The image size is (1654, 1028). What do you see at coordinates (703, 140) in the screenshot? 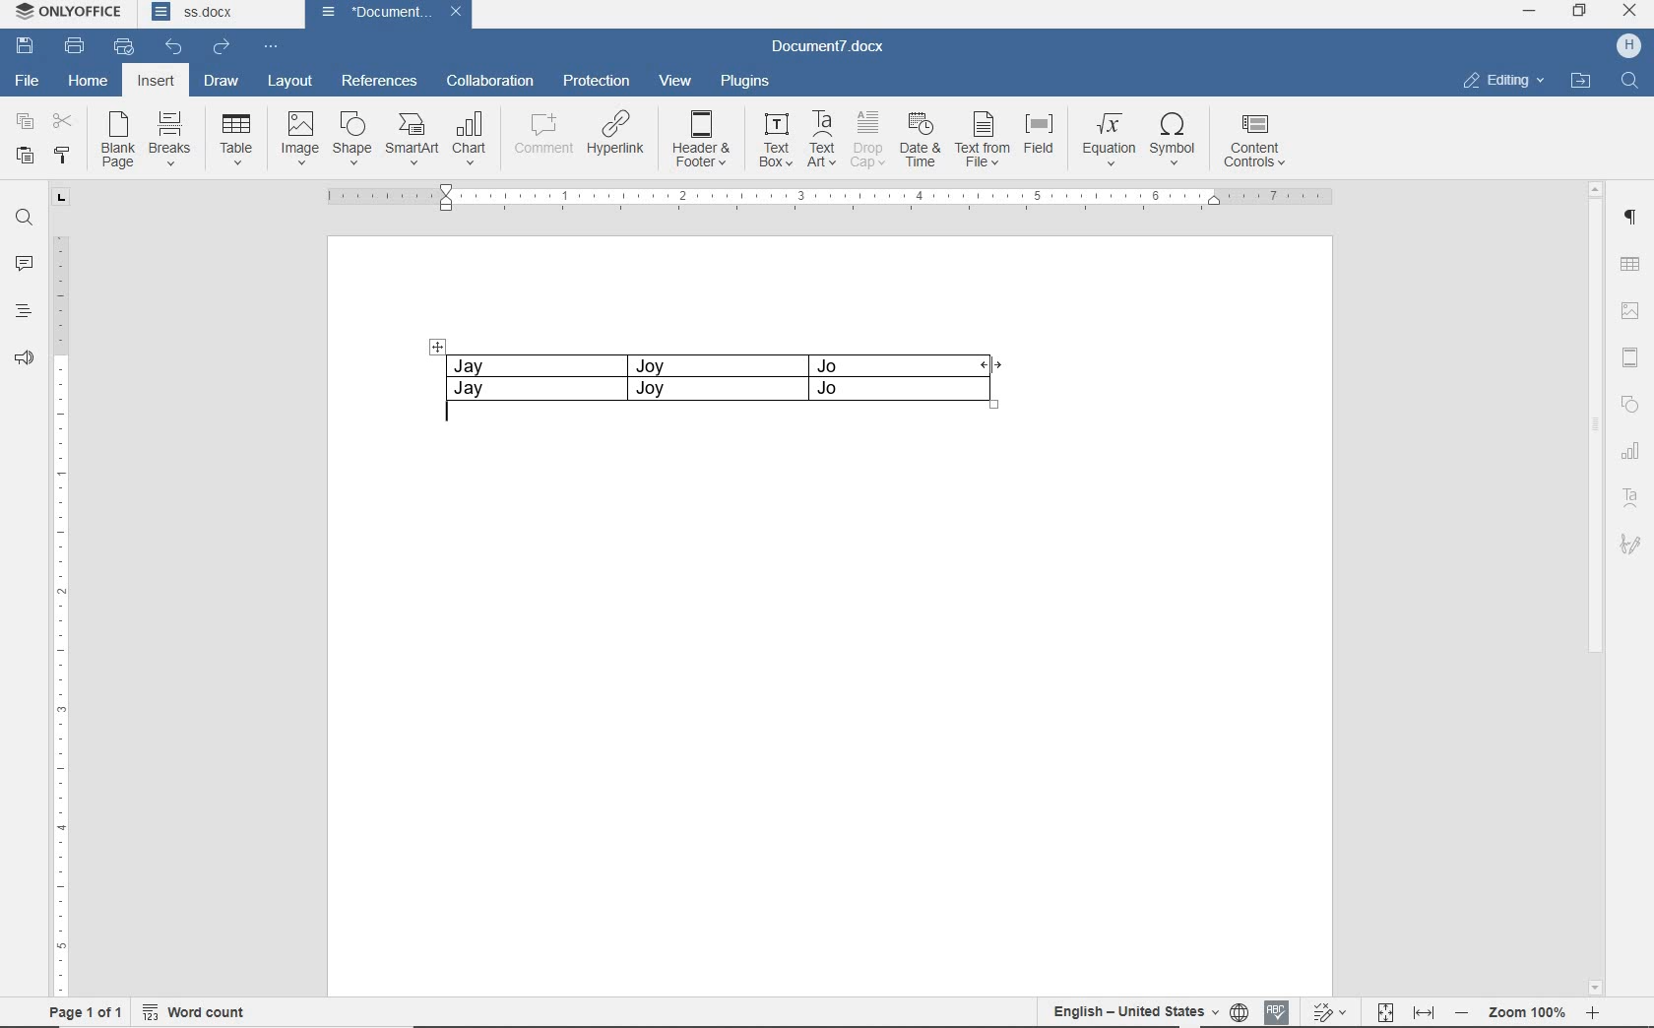
I see `HEADER & FOOTER` at bounding box center [703, 140].